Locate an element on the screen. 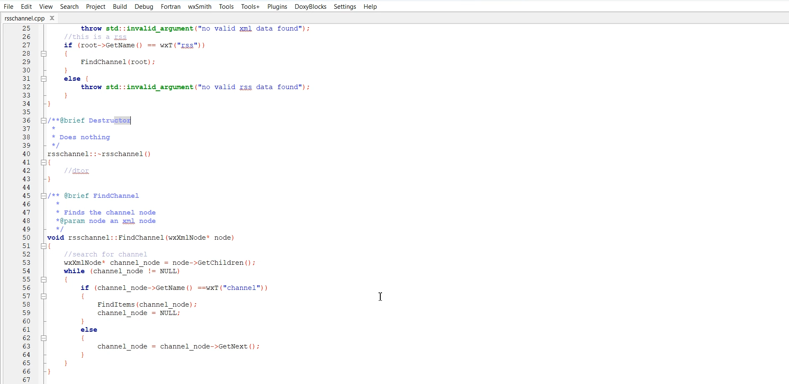  Collapse is located at coordinates (45, 55).